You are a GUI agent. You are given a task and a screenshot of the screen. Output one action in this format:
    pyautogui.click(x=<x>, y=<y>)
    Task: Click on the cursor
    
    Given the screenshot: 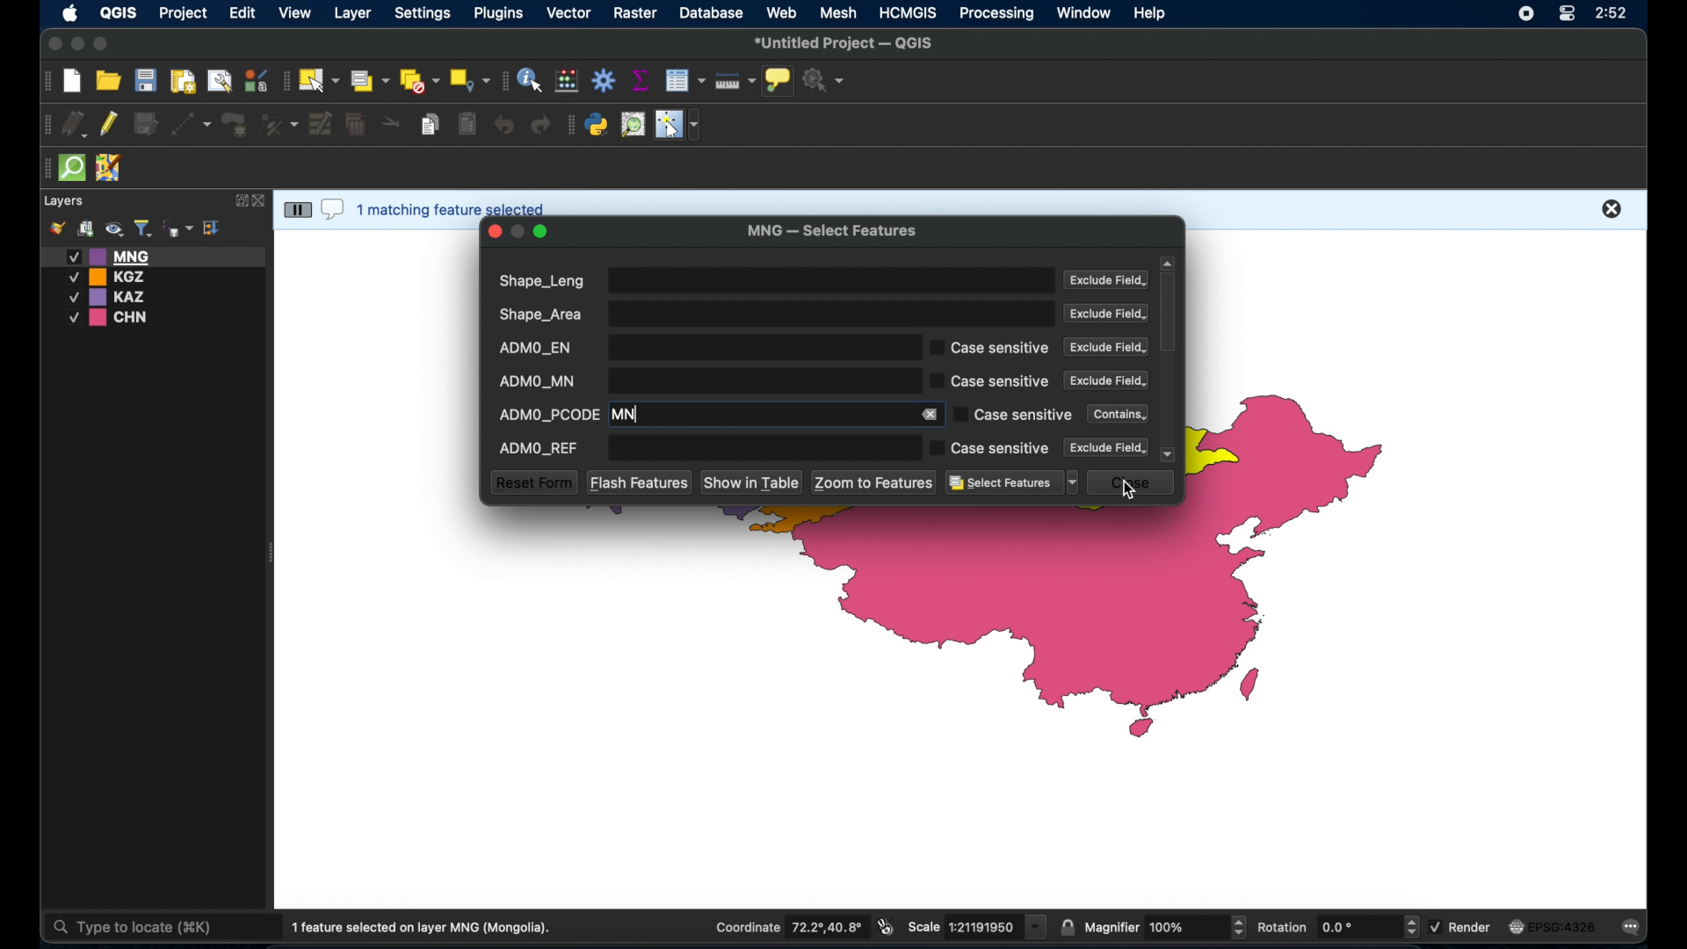 What is the action you would take?
    pyautogui.click(x=1129, y=493)
    